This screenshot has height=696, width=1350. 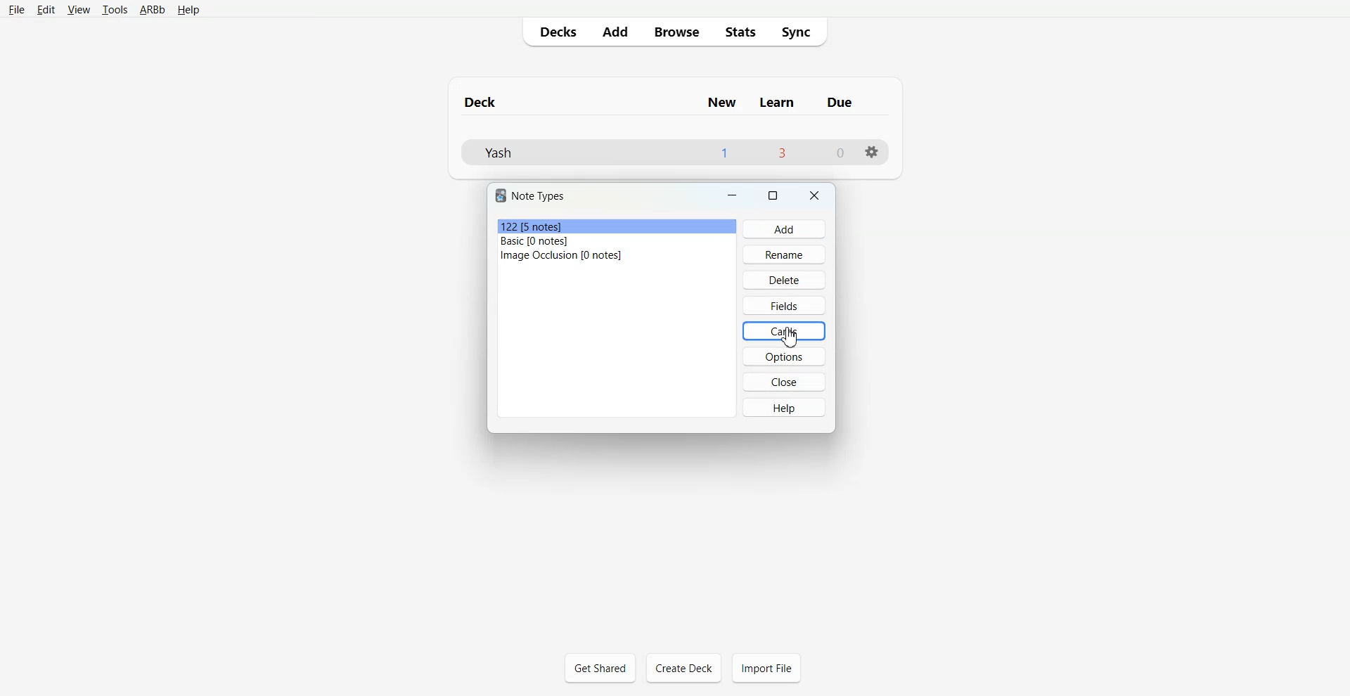 I want to click on ARBb, so click(x=152, y=11).